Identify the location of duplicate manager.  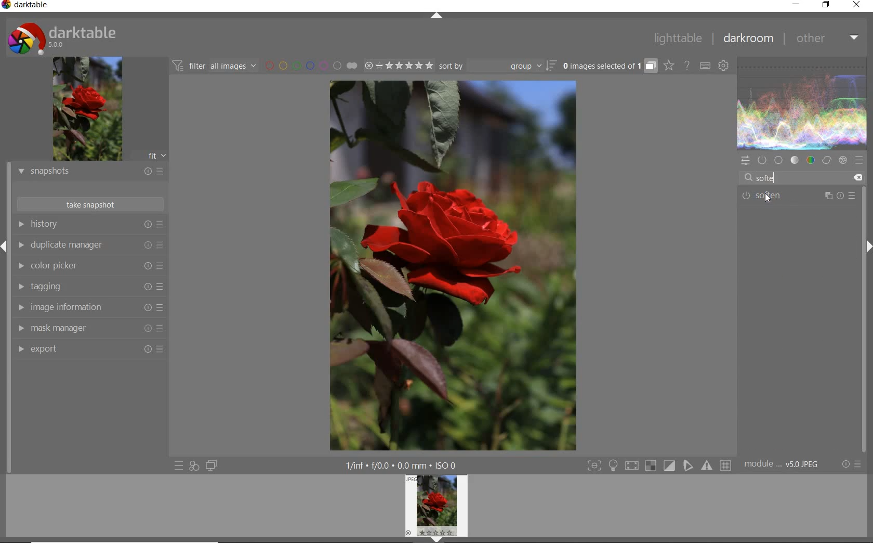
(89, 245).